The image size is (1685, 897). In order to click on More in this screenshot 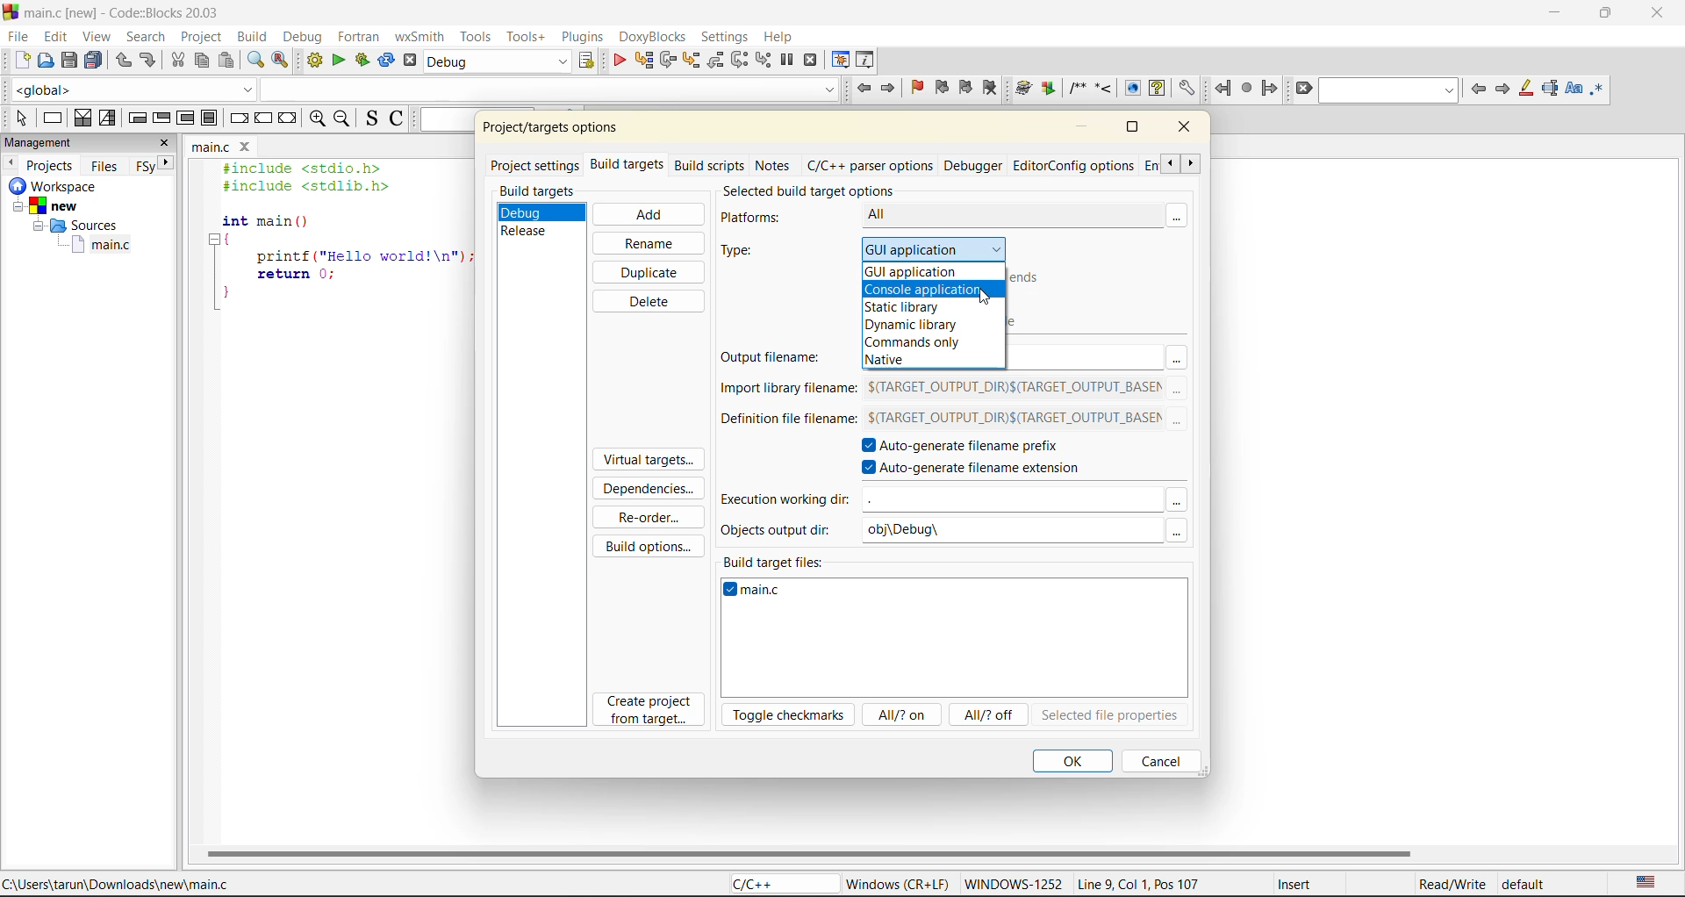, I will do `click(1179, 422)`.